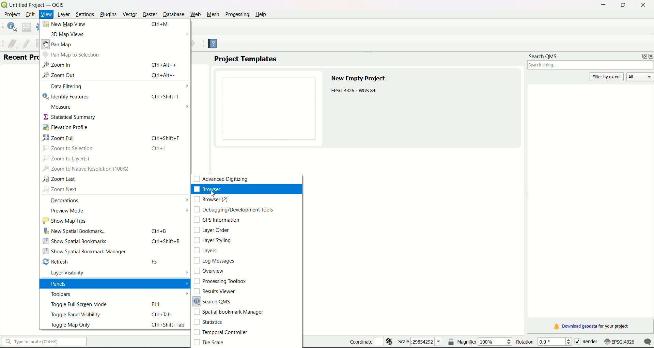 Image resolution: width=654 pixels, height=348 pixels. Describe the element at coordinates (360, 85) in the screenshot. I see `text` at that location.